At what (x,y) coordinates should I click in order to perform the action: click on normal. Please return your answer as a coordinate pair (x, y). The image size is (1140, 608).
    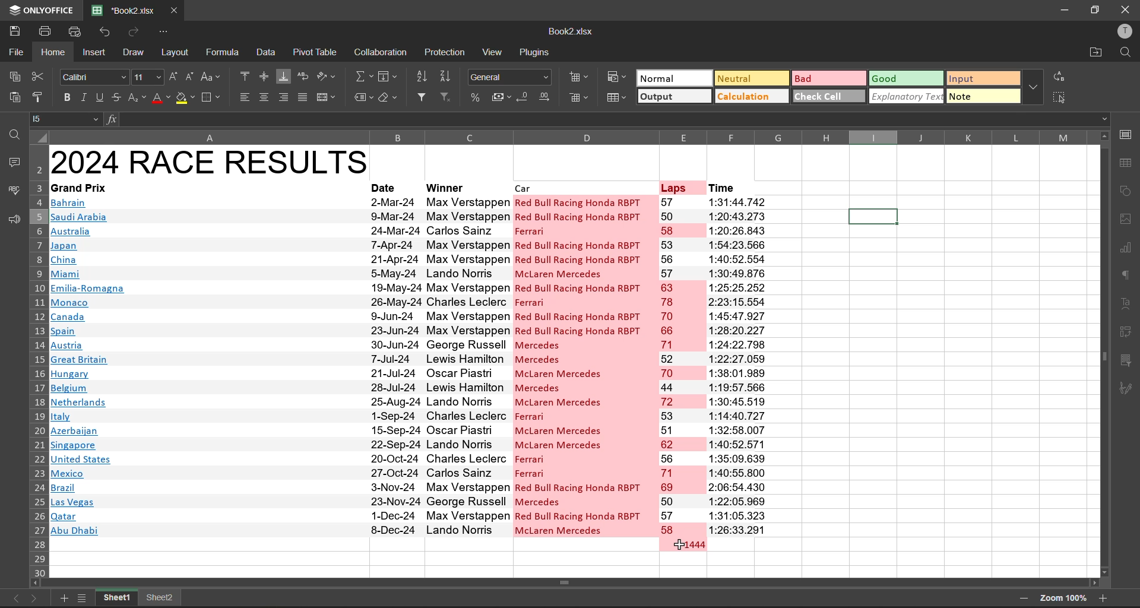
    Looking at the image, I should click on (674, 78).